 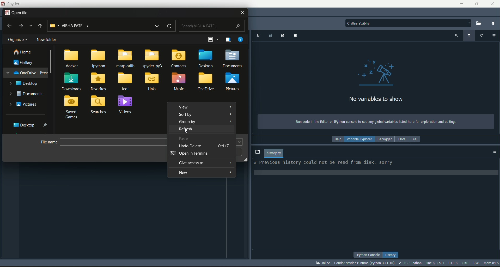 What do you see at coordinates (230, 114) in the screenshot?
I see `arrow` at bounding box center [230, 114].